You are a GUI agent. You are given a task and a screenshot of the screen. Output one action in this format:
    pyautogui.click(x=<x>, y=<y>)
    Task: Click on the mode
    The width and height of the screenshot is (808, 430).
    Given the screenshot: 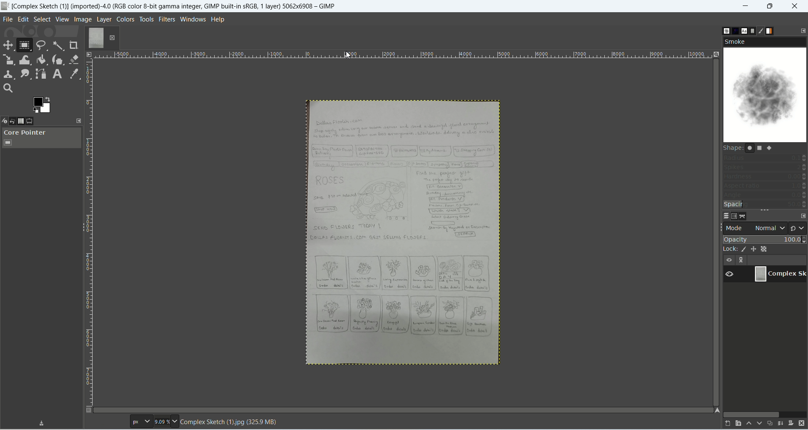 What is the action you would take?
    pyautogui.click(x=736, y=228)
    